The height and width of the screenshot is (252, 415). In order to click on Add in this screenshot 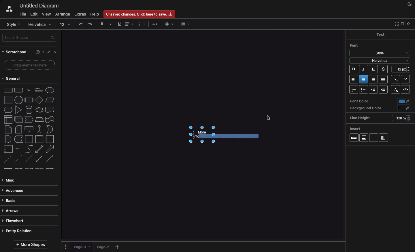, I will do `click(118, 247)`.